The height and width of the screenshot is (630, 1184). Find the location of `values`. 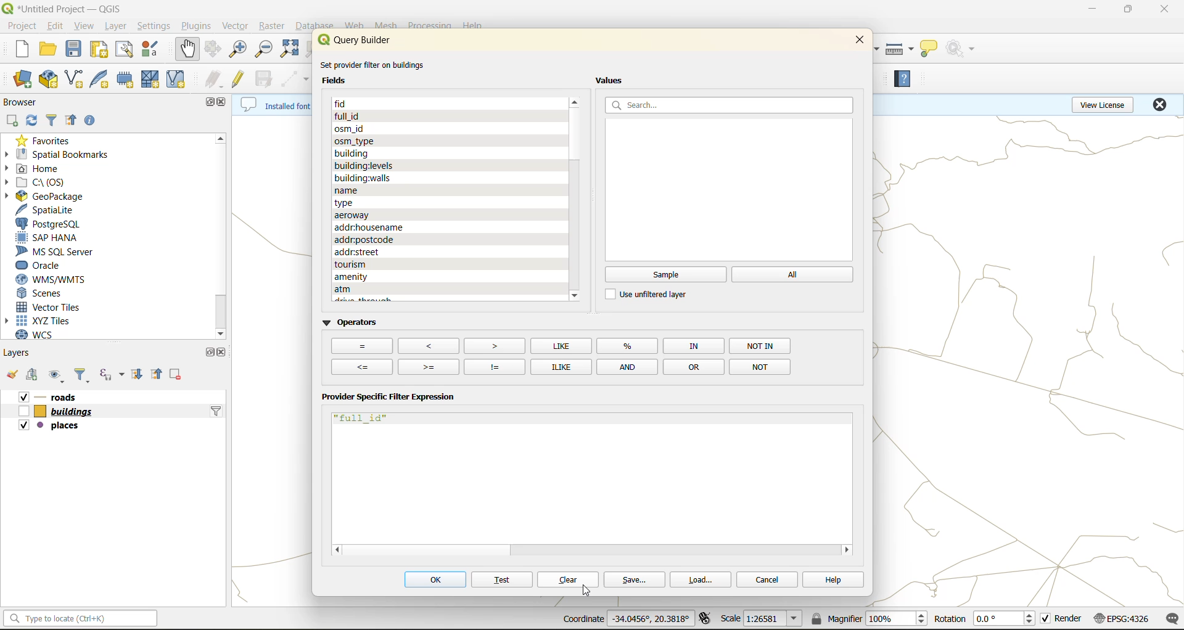

values is located at coordinates (613, 81).